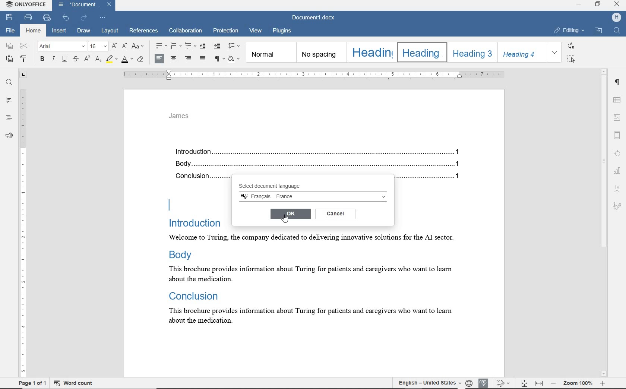  Describe the element at coordinates (618, 31) in the screenshot. I see `FIND` at that location.